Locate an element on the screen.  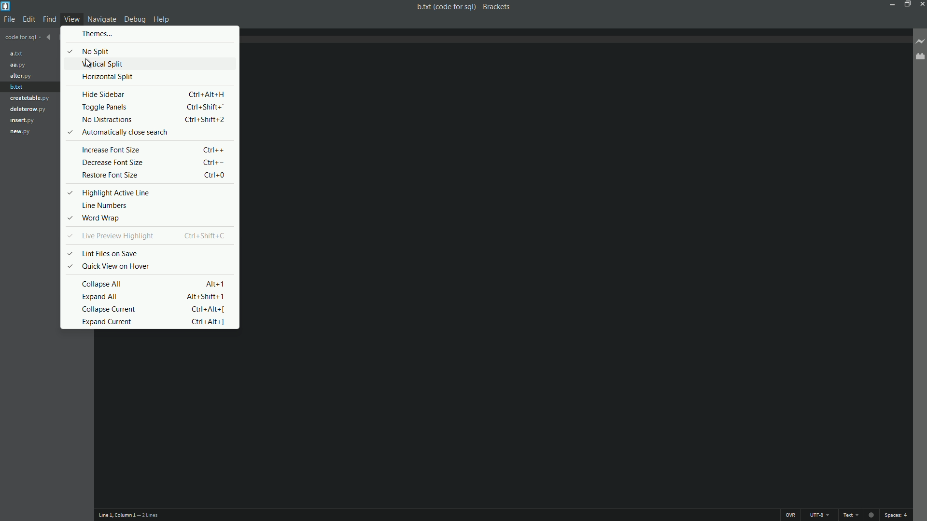
lint files on save is located at coordinates (156, 254).